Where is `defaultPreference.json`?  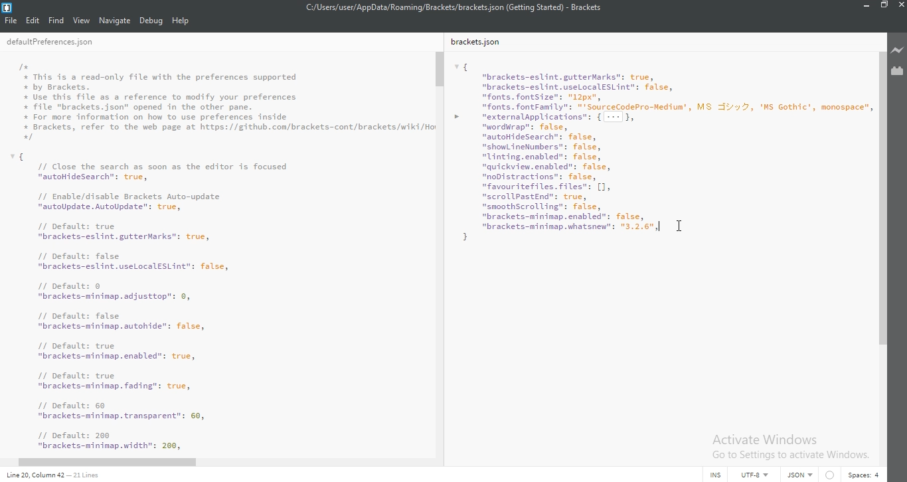
defaultPreference.json is located at coordinates (65, 42).